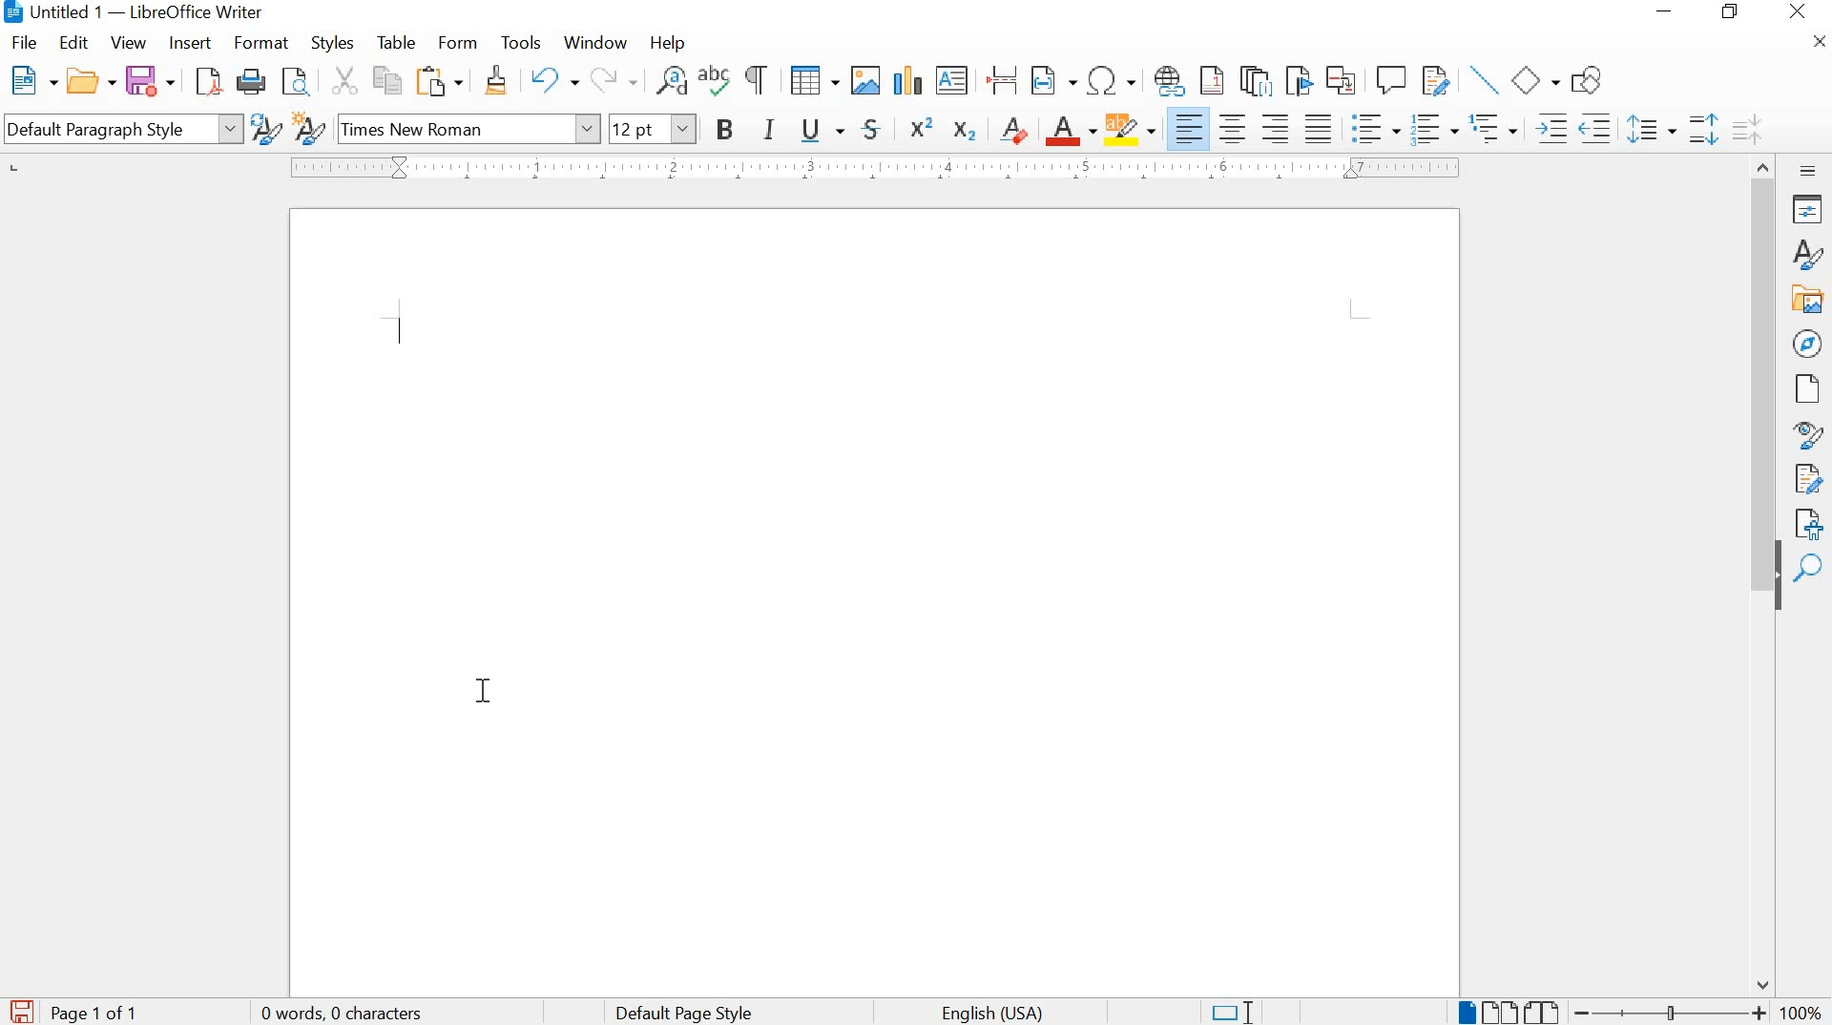 The height and width of the screenshot is (1025, 1832). Describe the element at coordinates (1213, 82) in the screenshot. I see `INSERT FOOTNOTE` at that location.